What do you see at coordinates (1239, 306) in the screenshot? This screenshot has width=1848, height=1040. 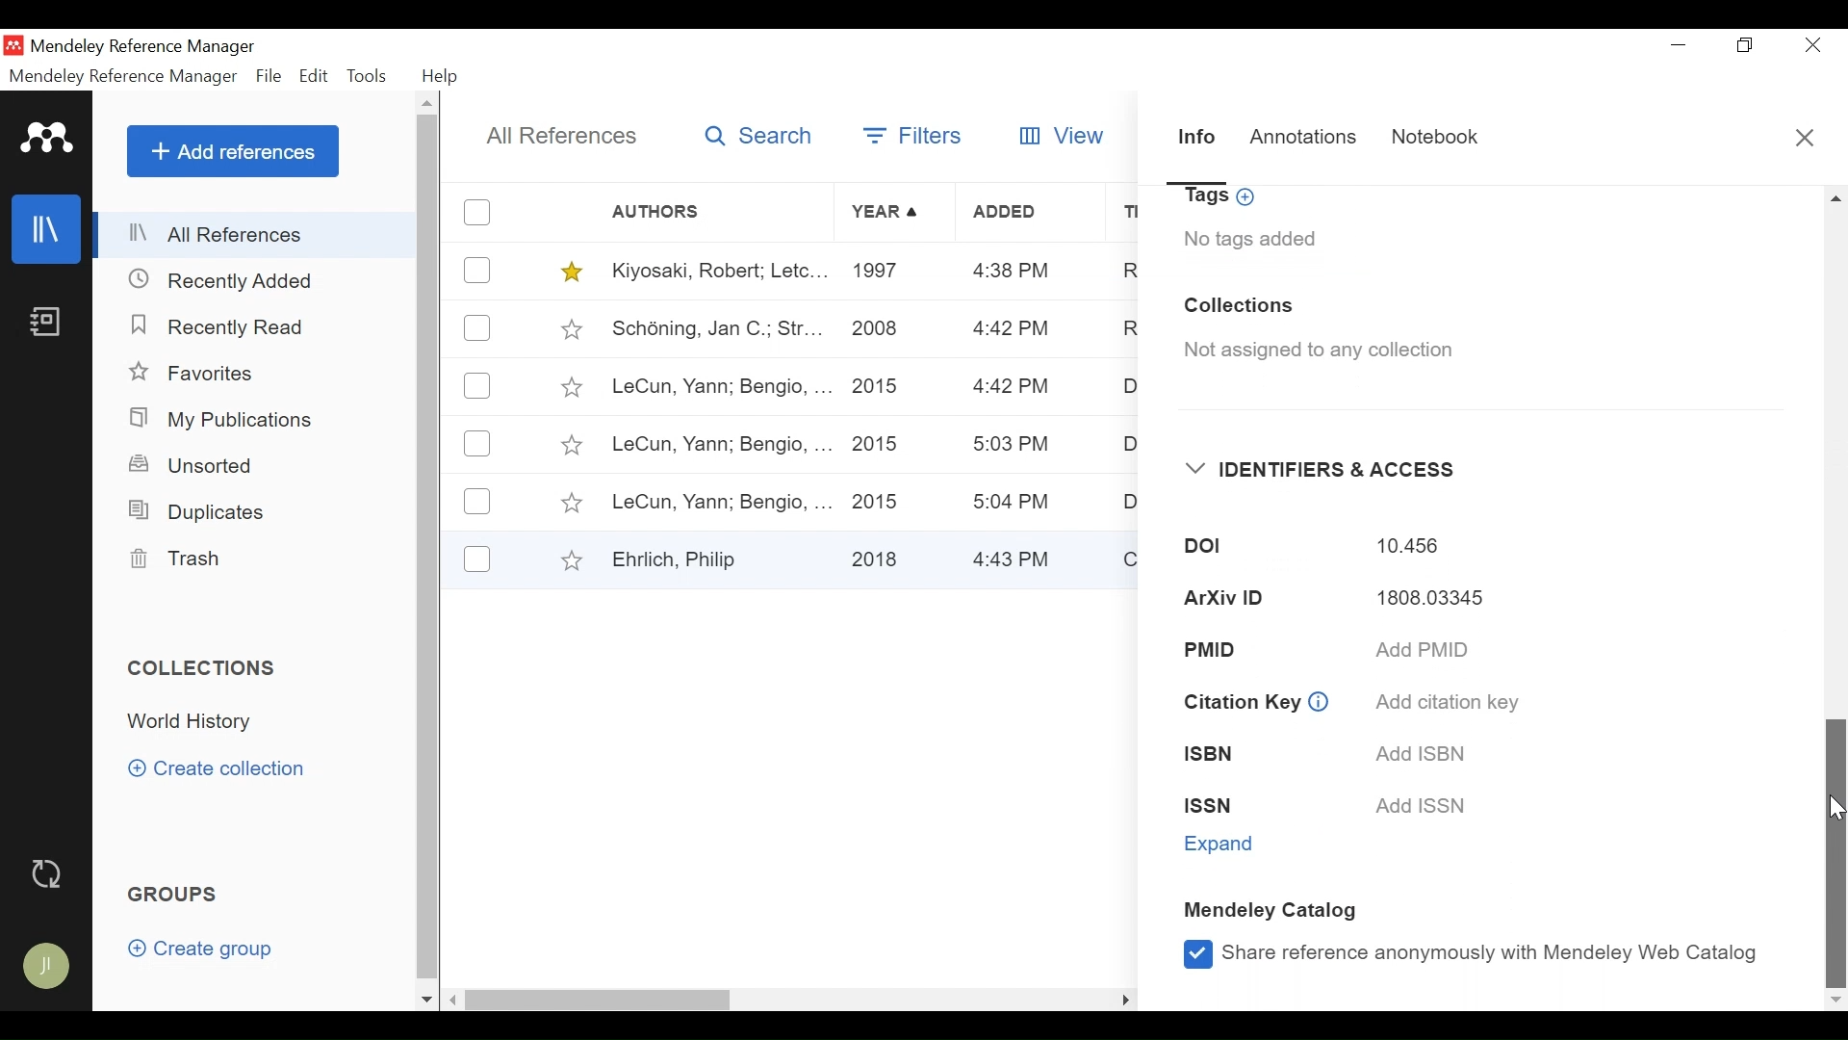 I see `Collections` at bounding box center [1239, 306].